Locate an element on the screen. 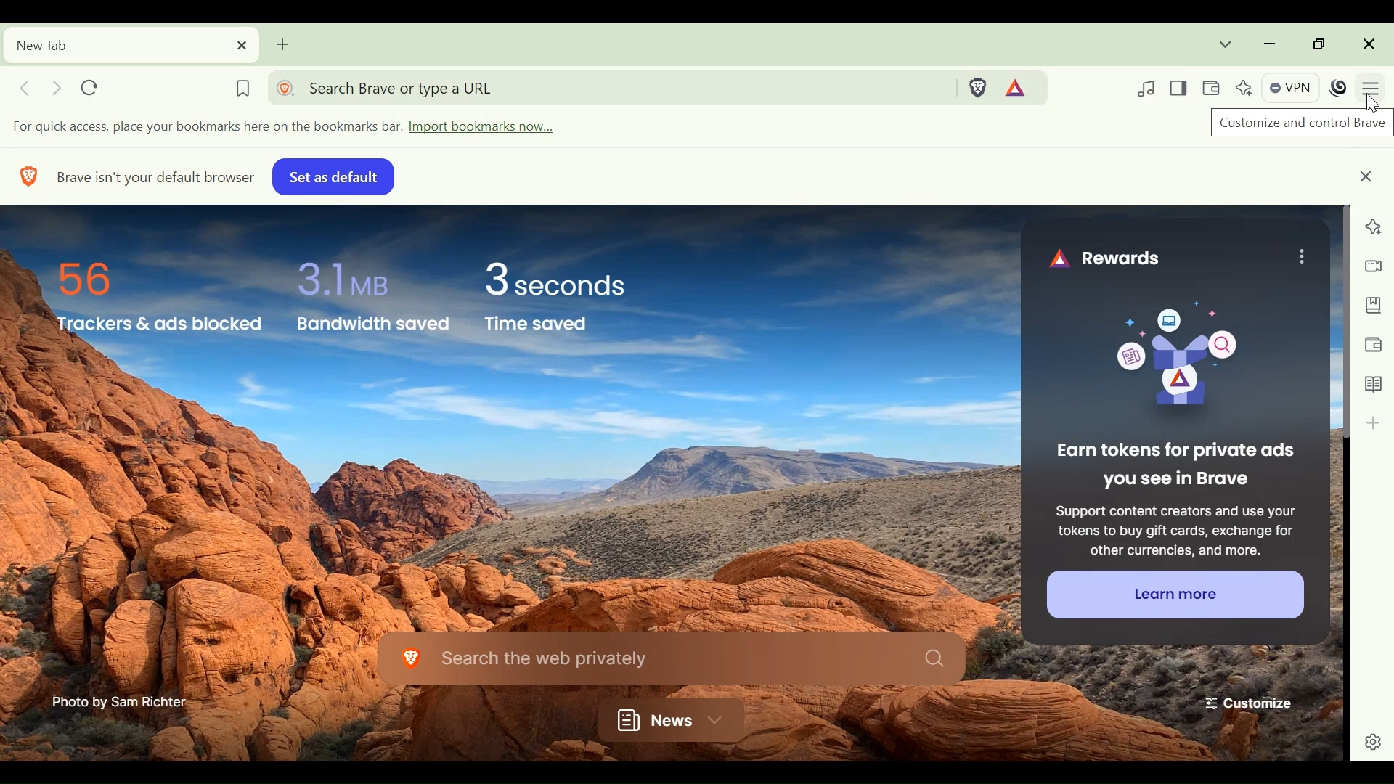 This screenshot has width=1394, height=784. set as default is located at coordinates (330, 176).